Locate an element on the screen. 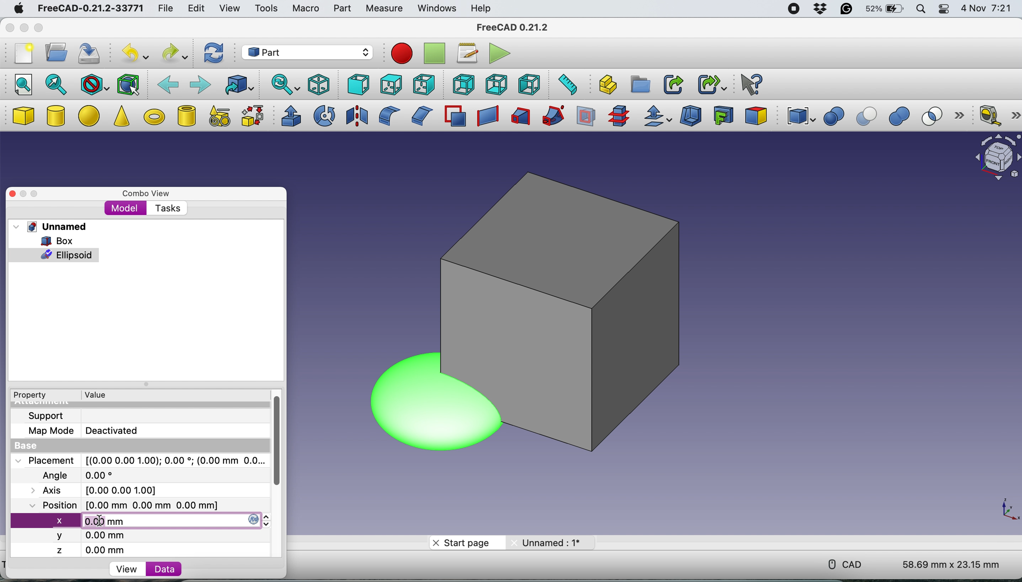  Unnamed: 1* is located at coordinates (544, 542).